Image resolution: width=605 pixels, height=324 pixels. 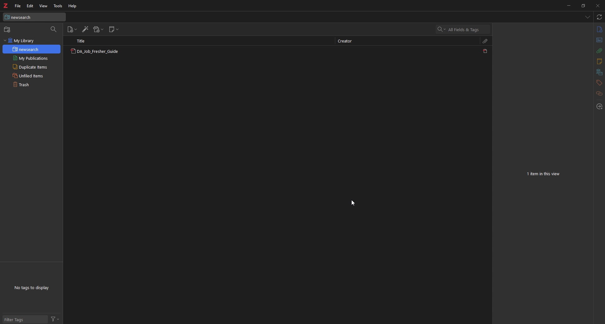 I want to click on view, so click(x=43, y=6).